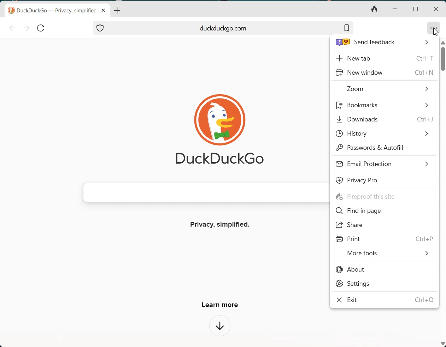  Describe the element at coordinates (443, 193) in the screenshot. I see `Vertical scrollbar` at that location.